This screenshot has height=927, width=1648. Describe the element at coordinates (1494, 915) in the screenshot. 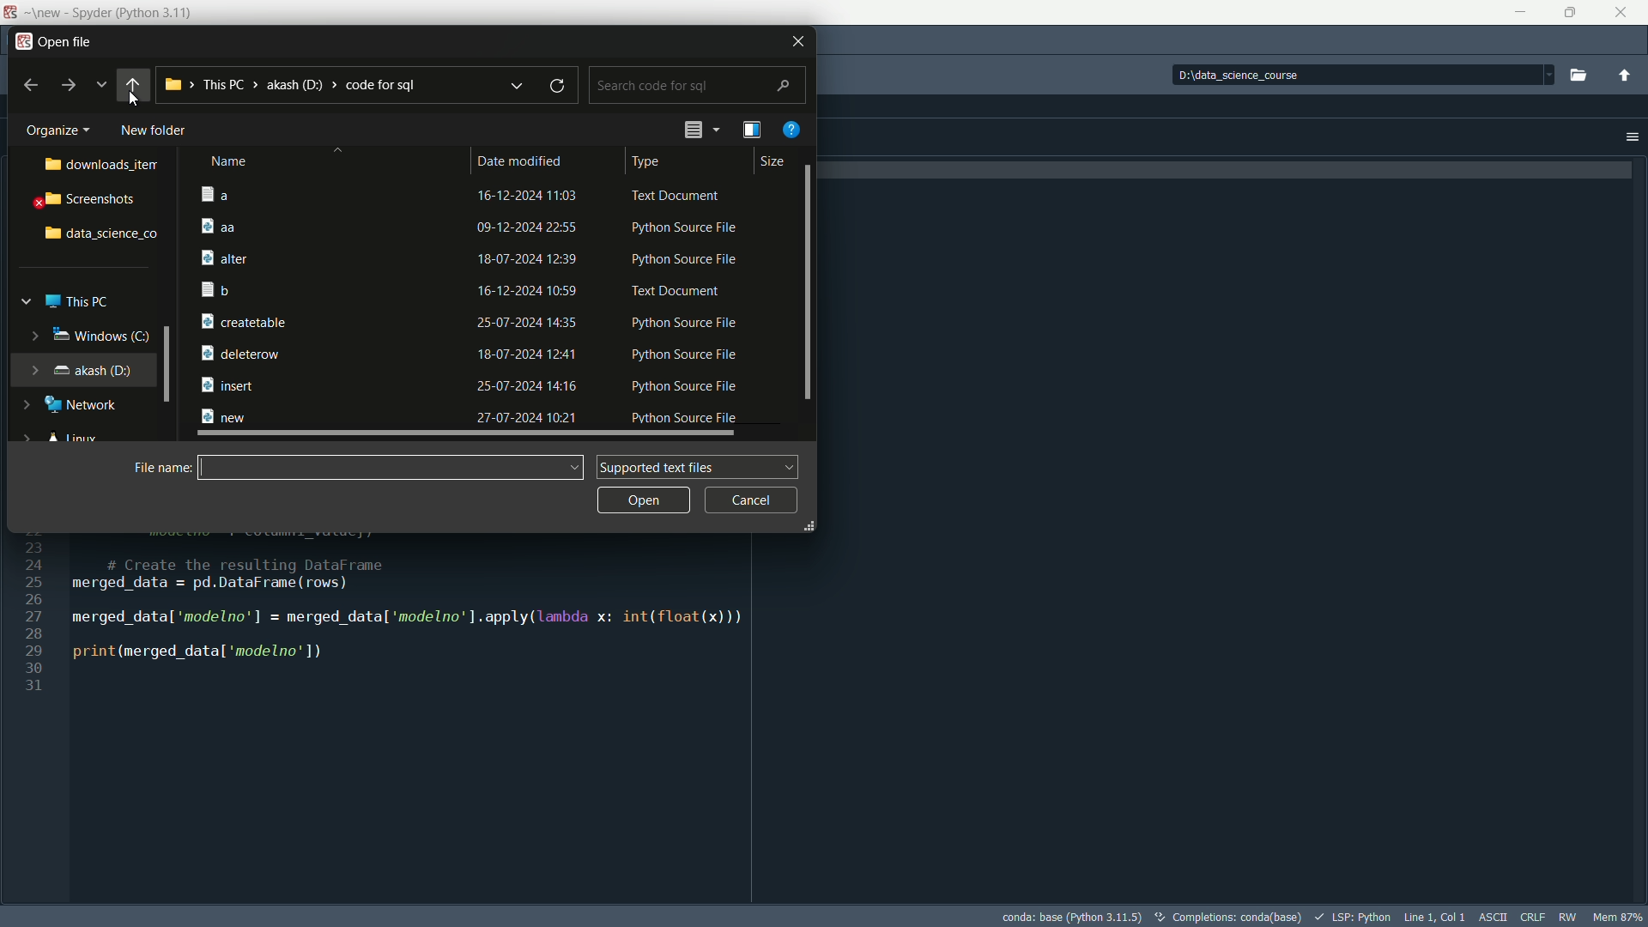

I see `file encoding` at that location.